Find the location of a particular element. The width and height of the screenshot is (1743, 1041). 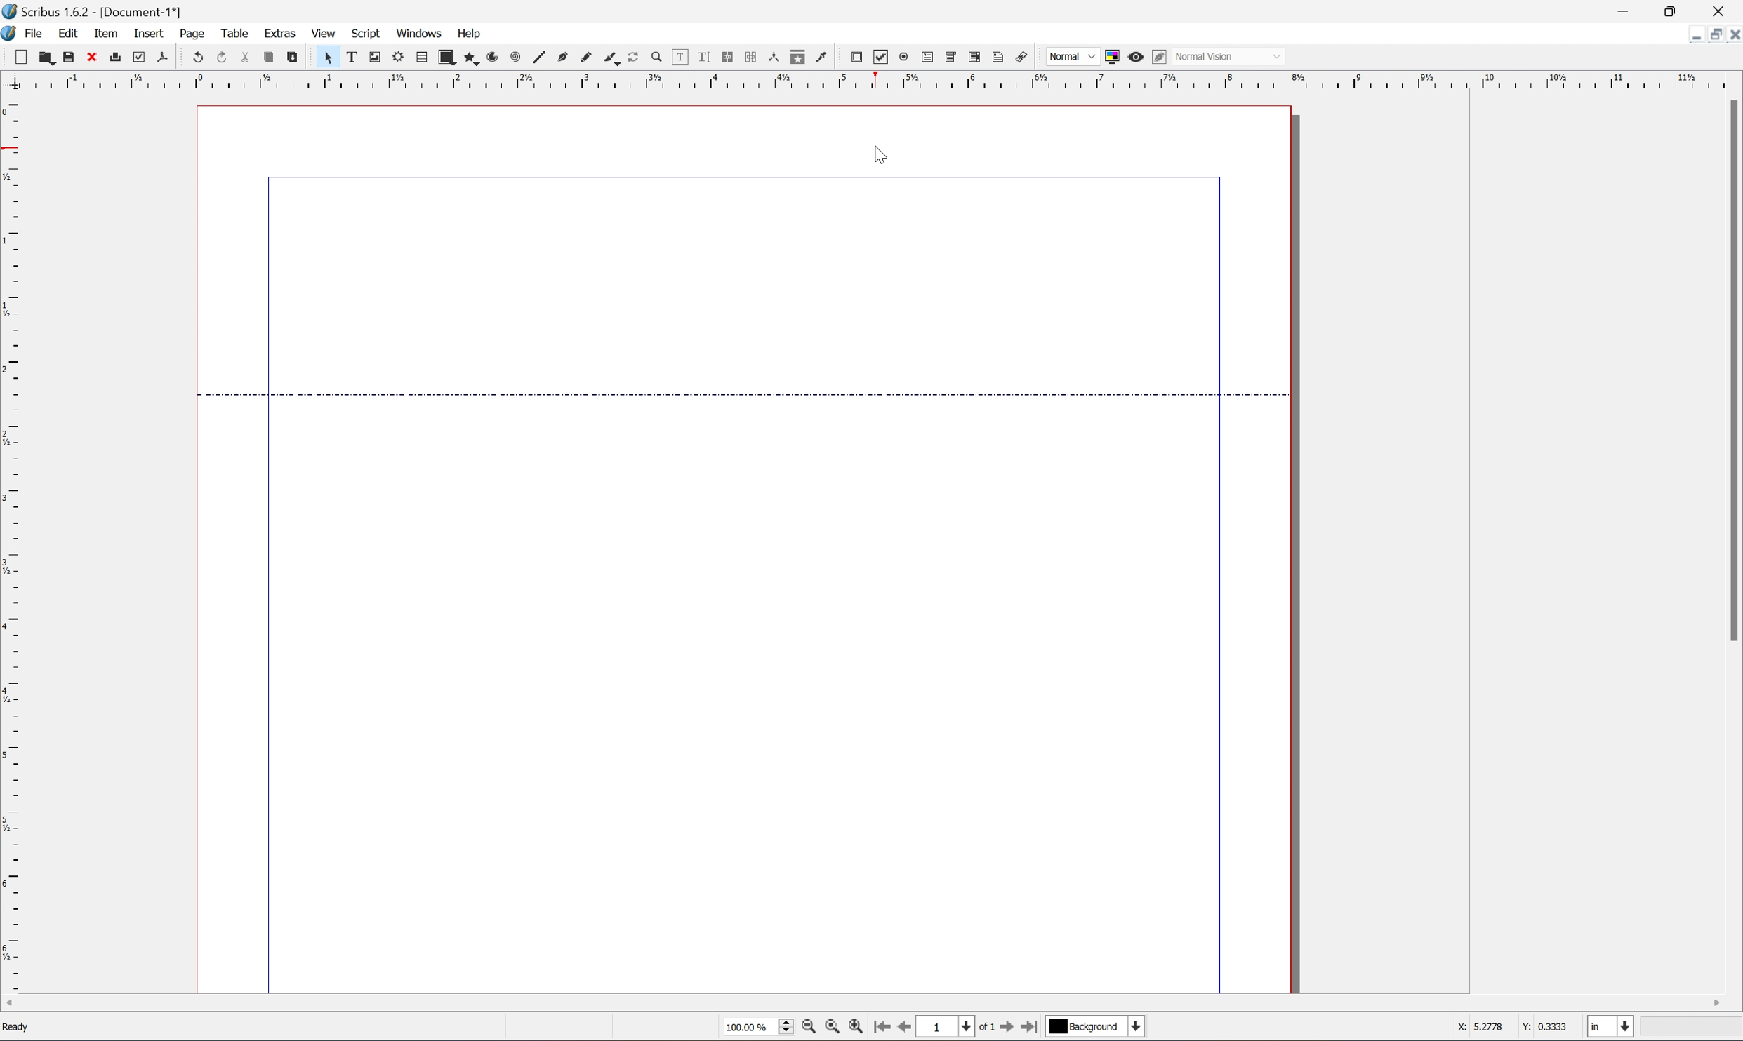

copy item annotation is located at coordinates (800, 59).